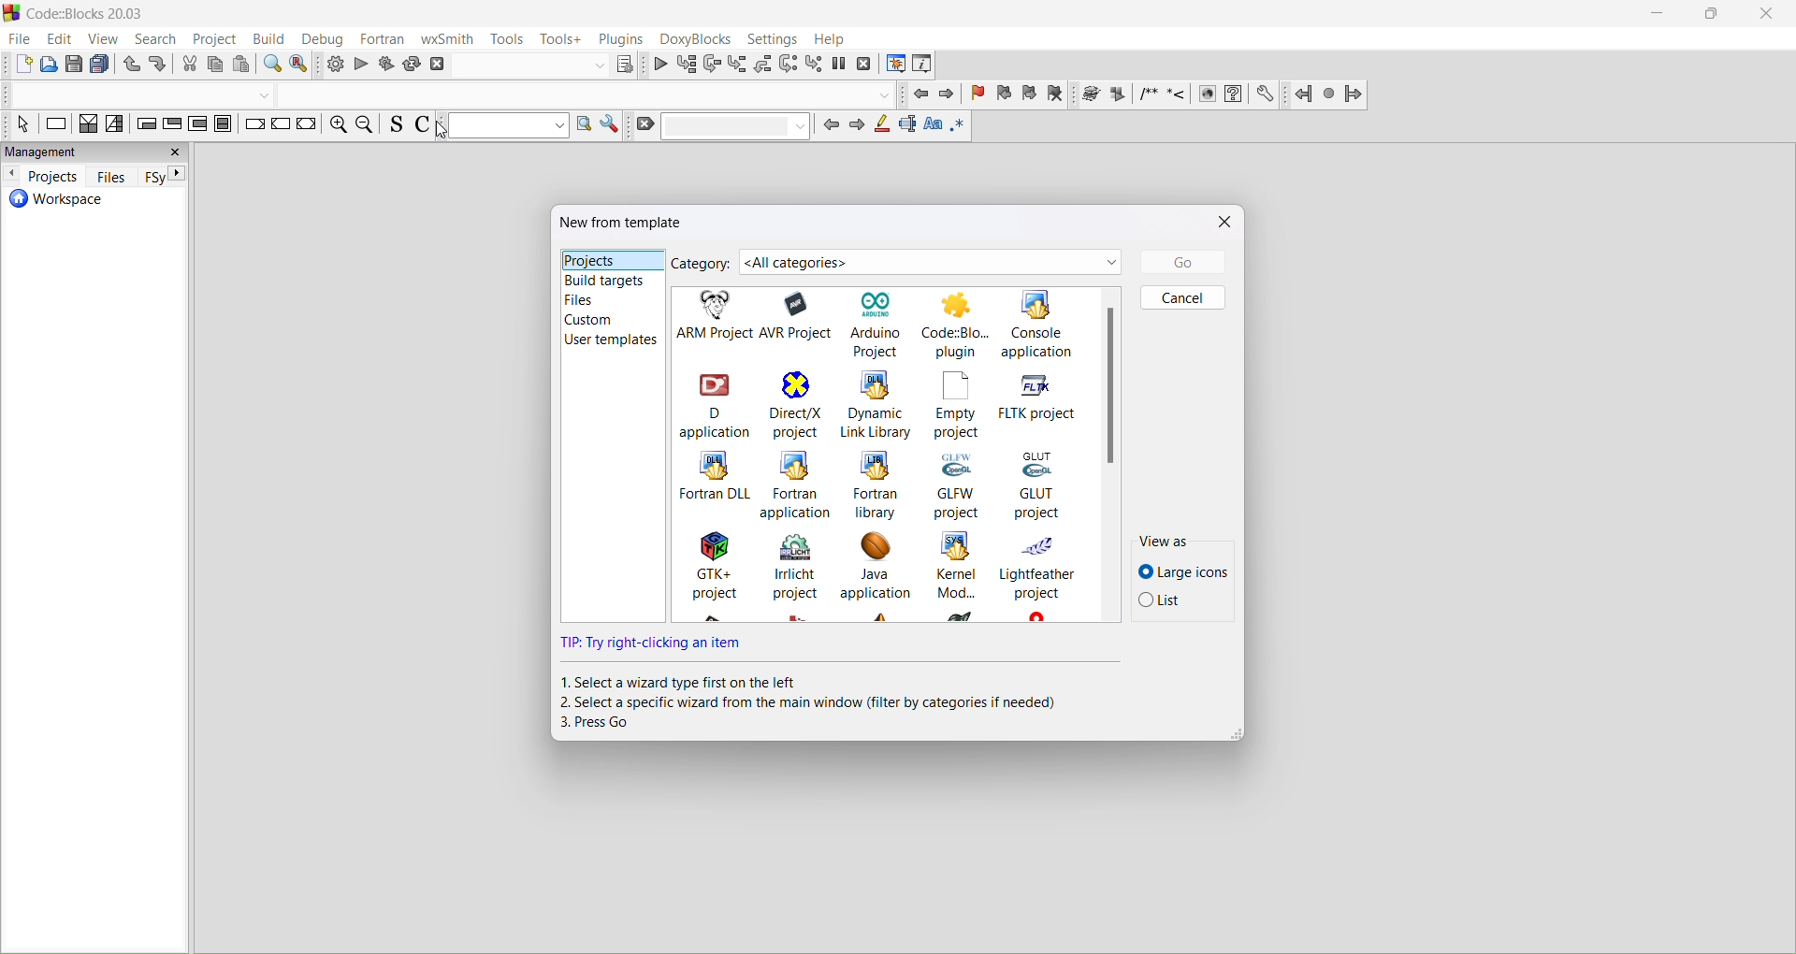 The height and width of the screenshot is (954, 1796). Describe the element at coordinates (145, 125) in the screenshot. I see `entry condition loop` at that location.